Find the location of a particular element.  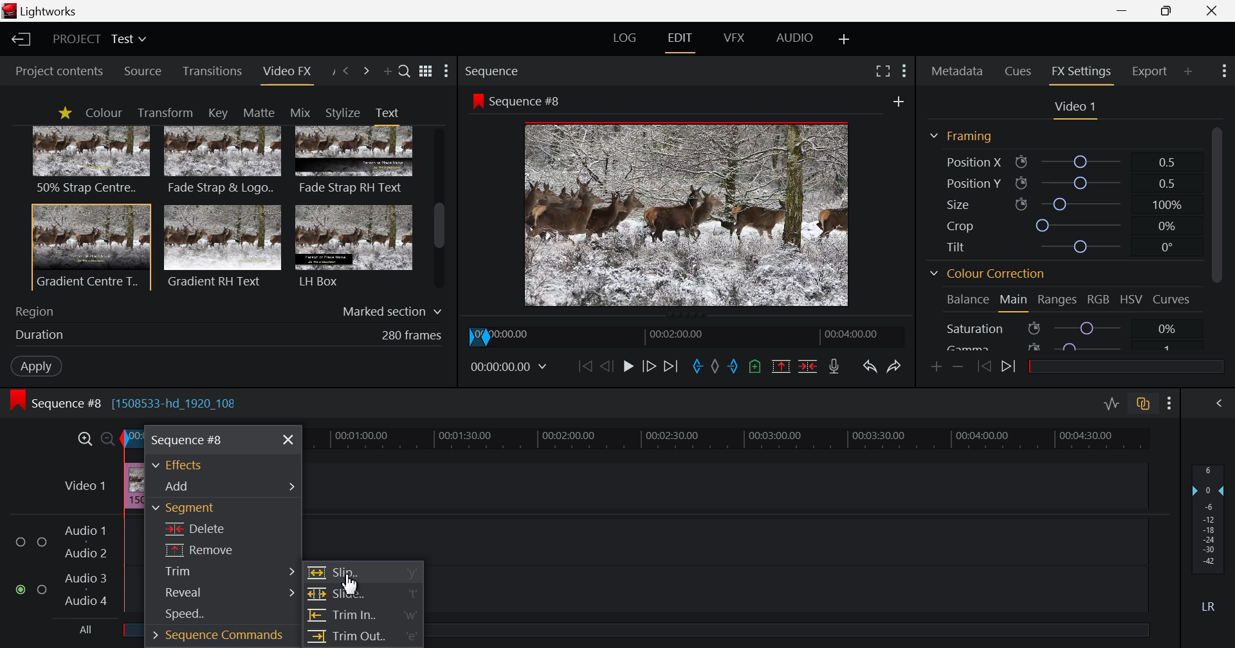

Timeline Zoom In is located at coordinates (85, 437).